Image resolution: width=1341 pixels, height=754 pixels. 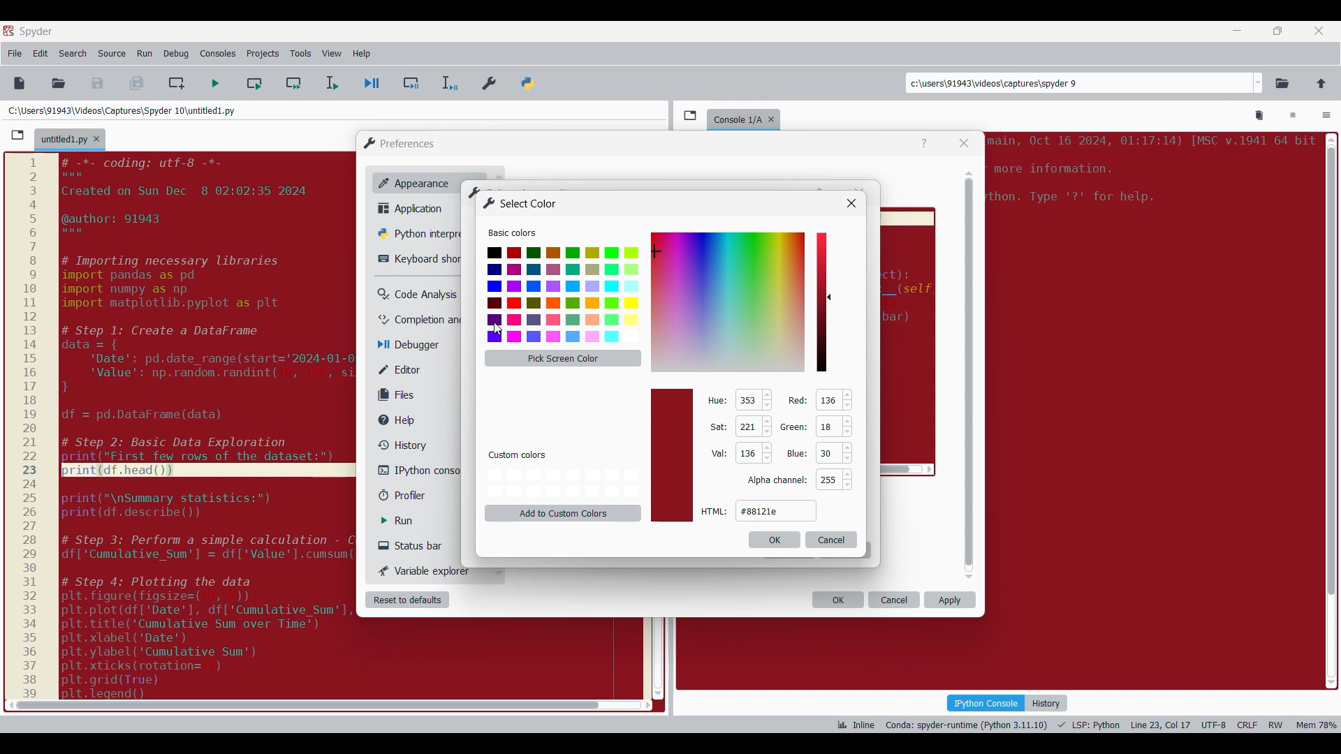 What do you see at coordinates (300, 54) in the screenshot?
I see `Tools menu` at bounding box center [300, 54].